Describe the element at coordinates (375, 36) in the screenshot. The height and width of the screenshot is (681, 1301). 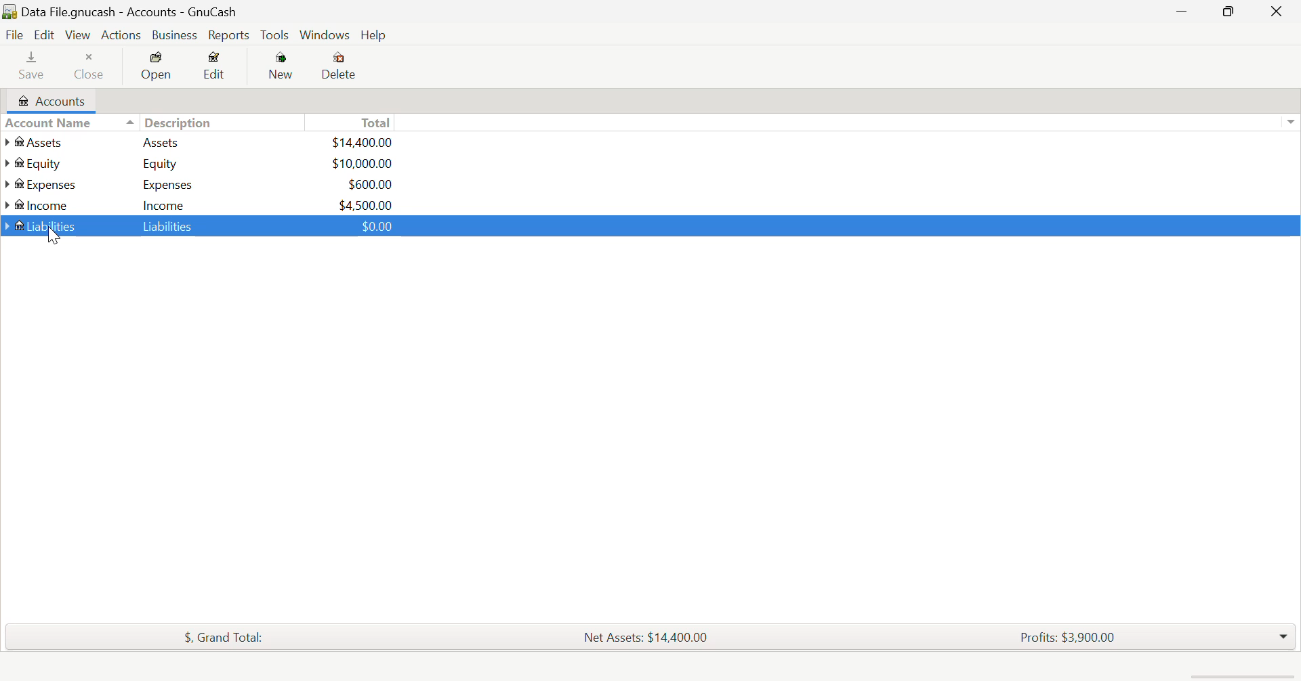
I see `Help` at that location.